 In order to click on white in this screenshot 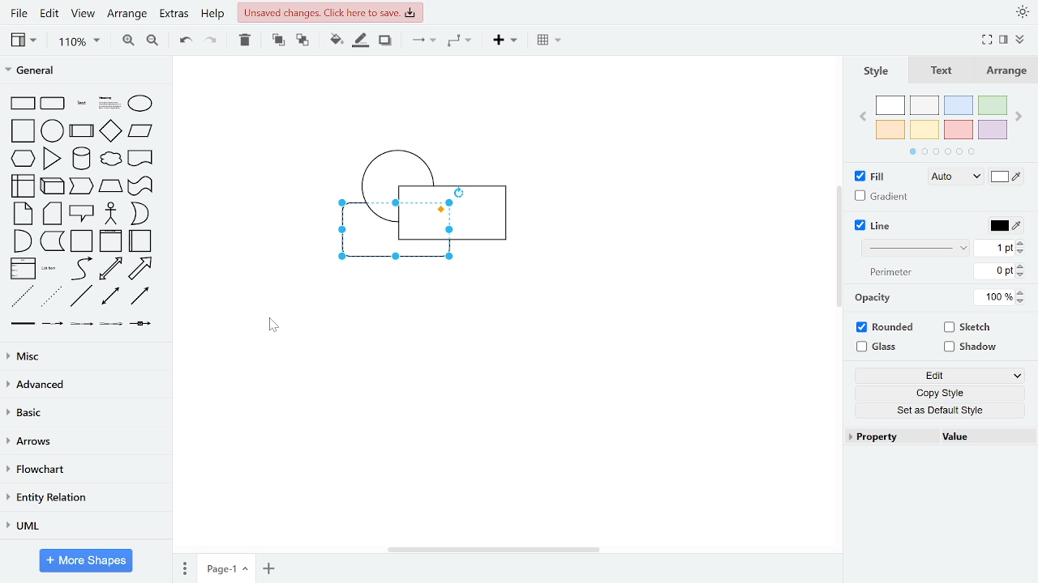, I will do `click(890, 105)`.